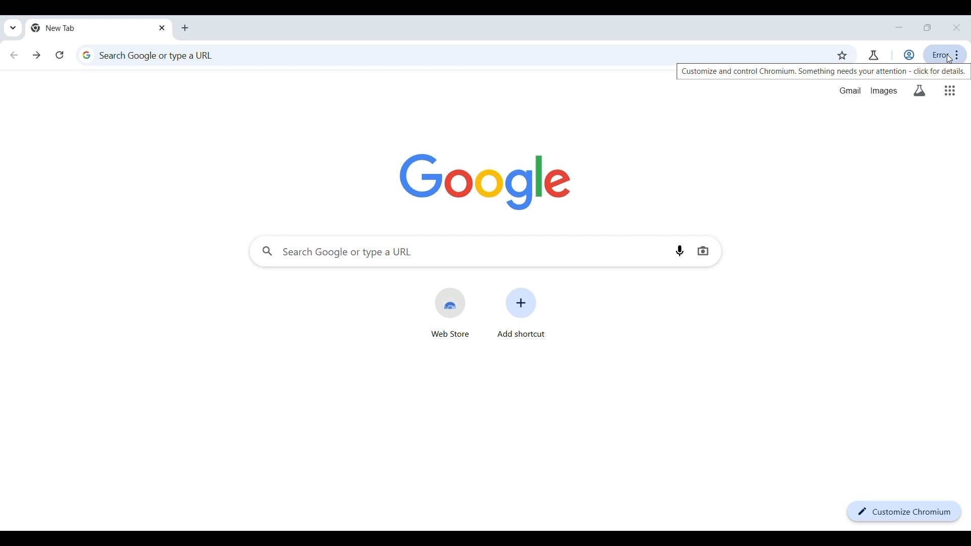  What do you see at coordinates (162, 27) in the screenshot?
I see `Close tab` at bounding box center [162, 27].